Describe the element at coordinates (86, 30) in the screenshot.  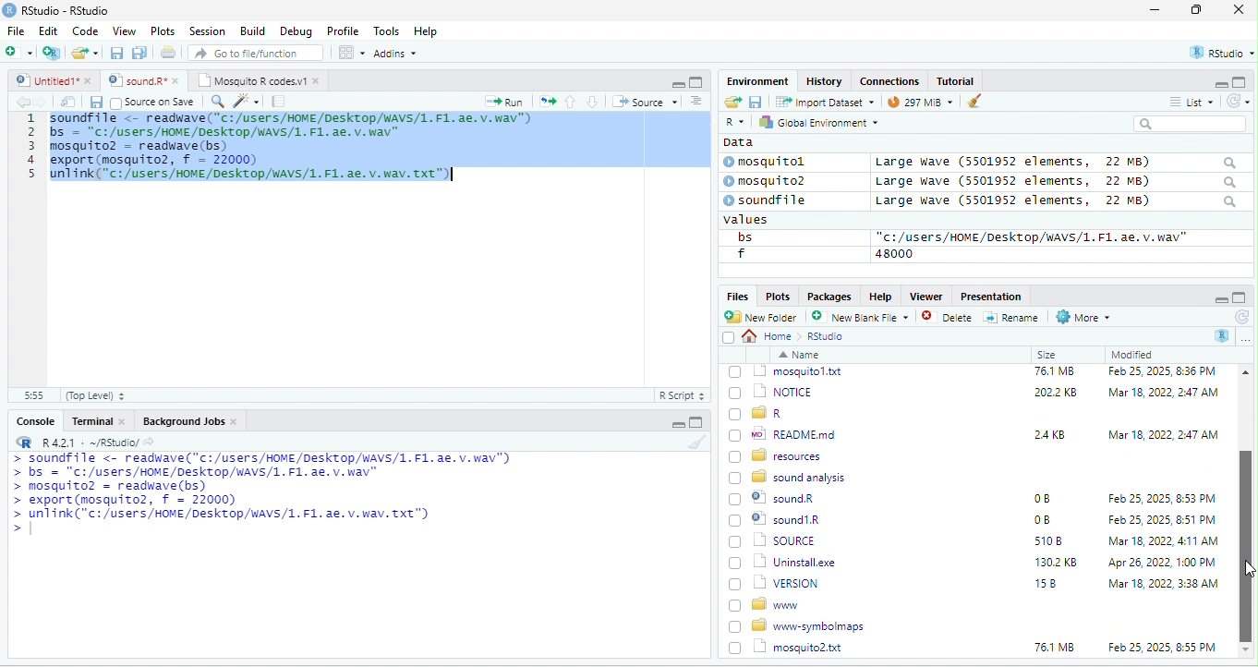
I see `Code` at that location.